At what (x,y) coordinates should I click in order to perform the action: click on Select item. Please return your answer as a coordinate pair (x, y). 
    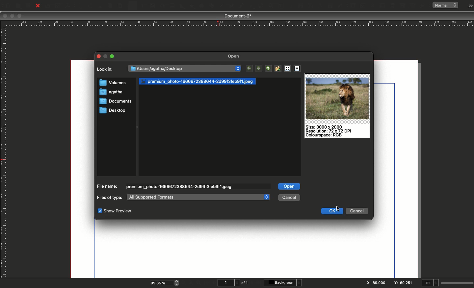
    Looking at the image, I should click on (133, 6).